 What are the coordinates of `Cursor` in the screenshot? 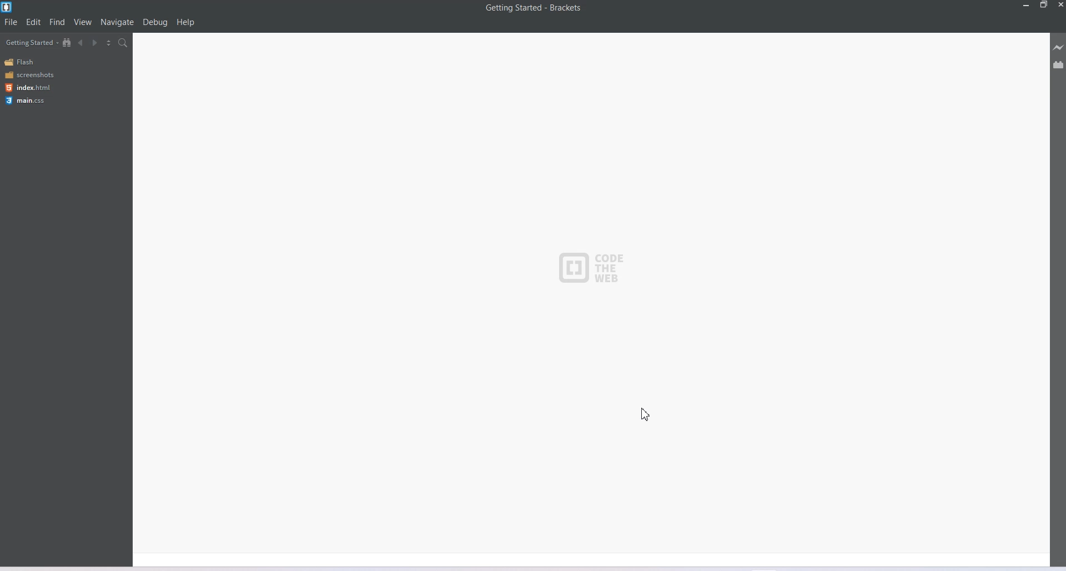 It's located at (647, 413).